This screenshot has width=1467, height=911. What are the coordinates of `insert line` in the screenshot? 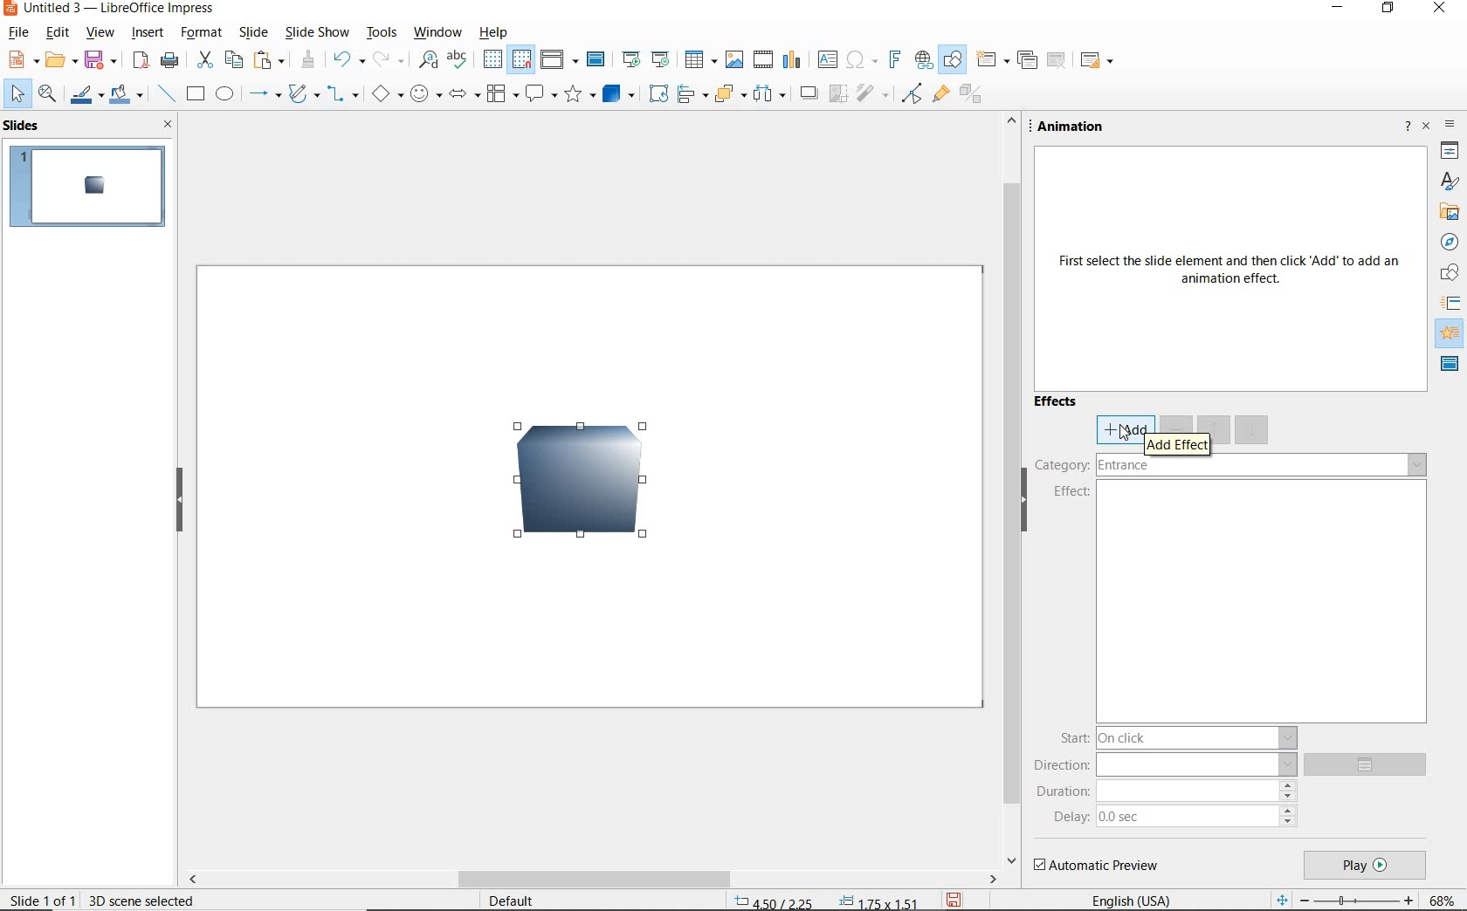 It's located at (167, 94).